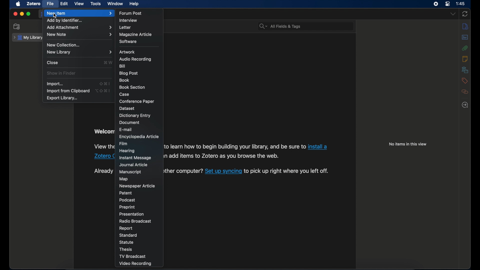  What do you see at coordinates (465, 105) in the screenshot?
I see `locate` at bounding box center [465, 105].